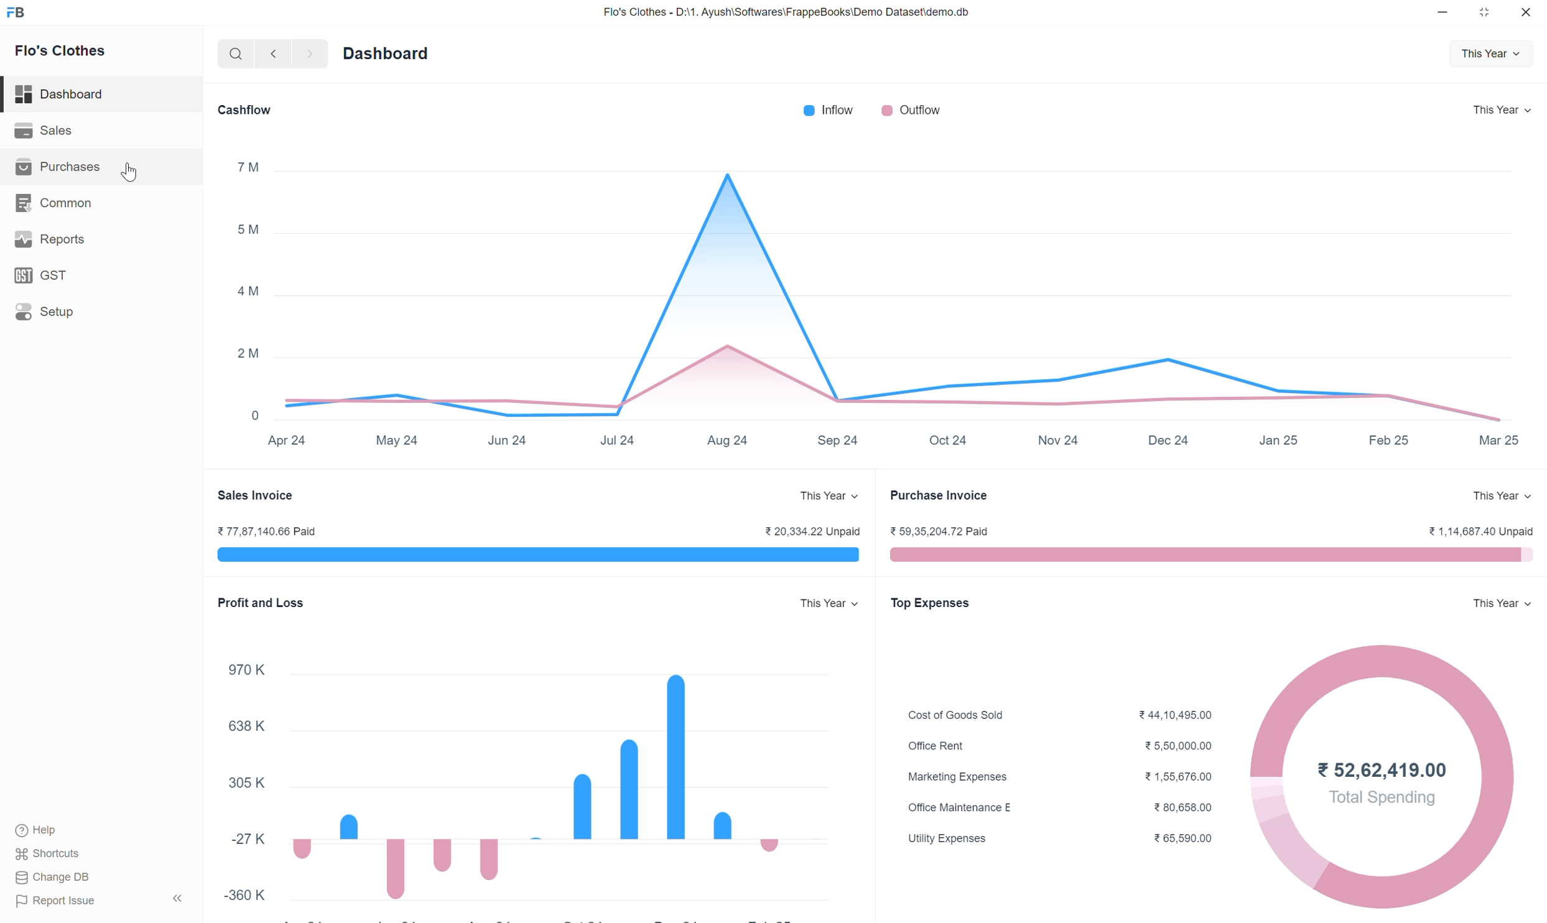 This screenshot has height=923, width=1547. What do you see at coordinates (1178, 776) in the screenshot?
I see `1,55,676.00` at bounding box center [1178, 776].